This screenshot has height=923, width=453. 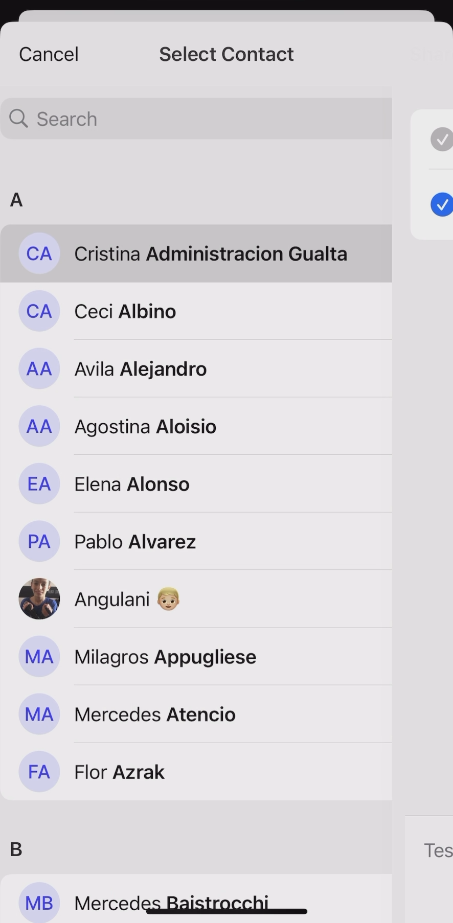 What do you see at coordinates (14, 843) in the screenshot?
I see `B` at bounding box center [14, 843].